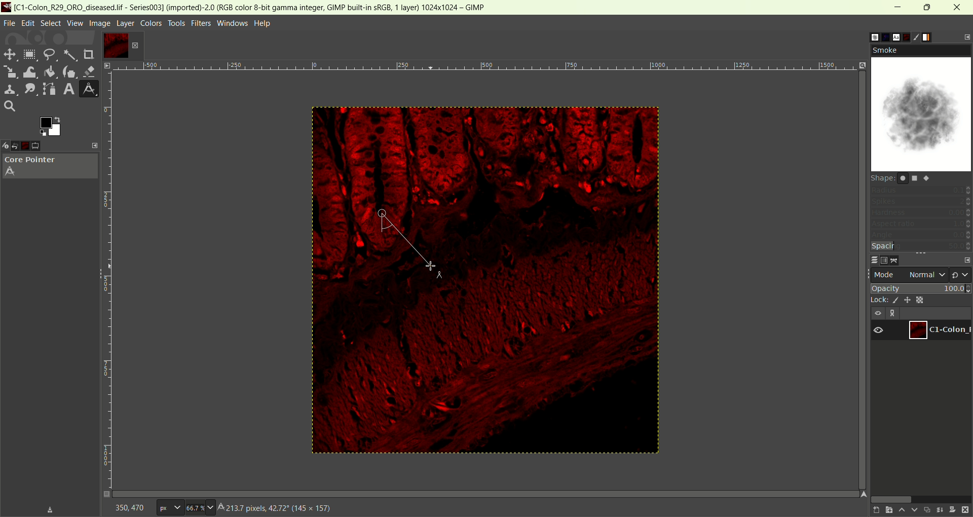  I want to click on layer1, so click(938, 330).